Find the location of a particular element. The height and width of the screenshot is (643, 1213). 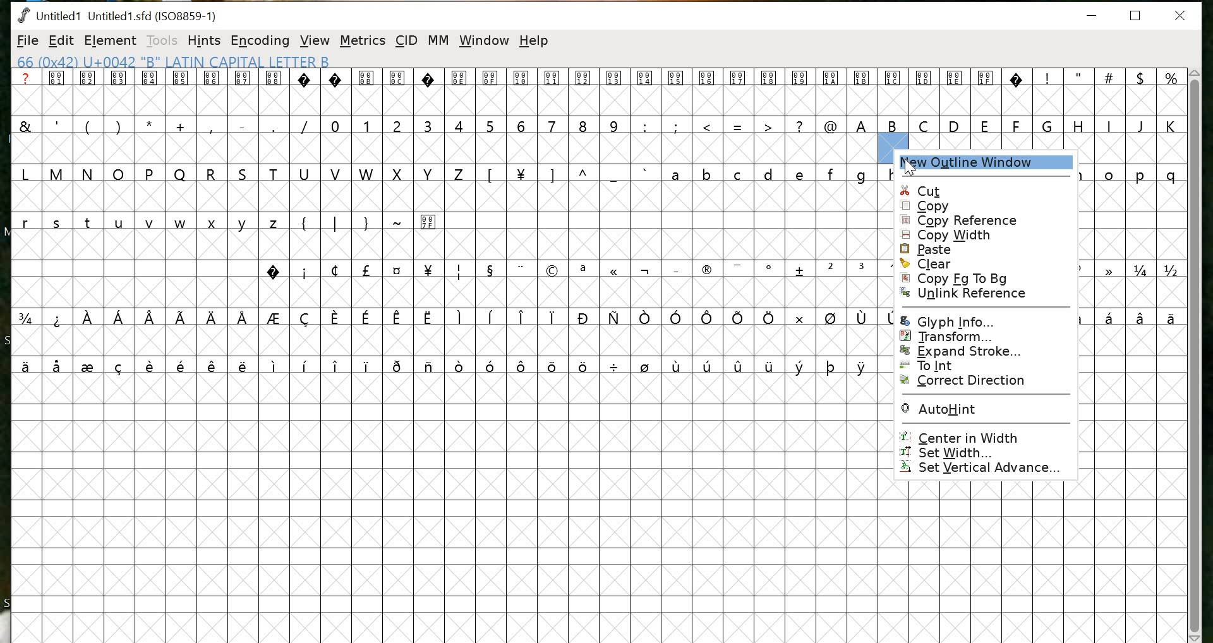

To Int is located at coordinates (986, 366).